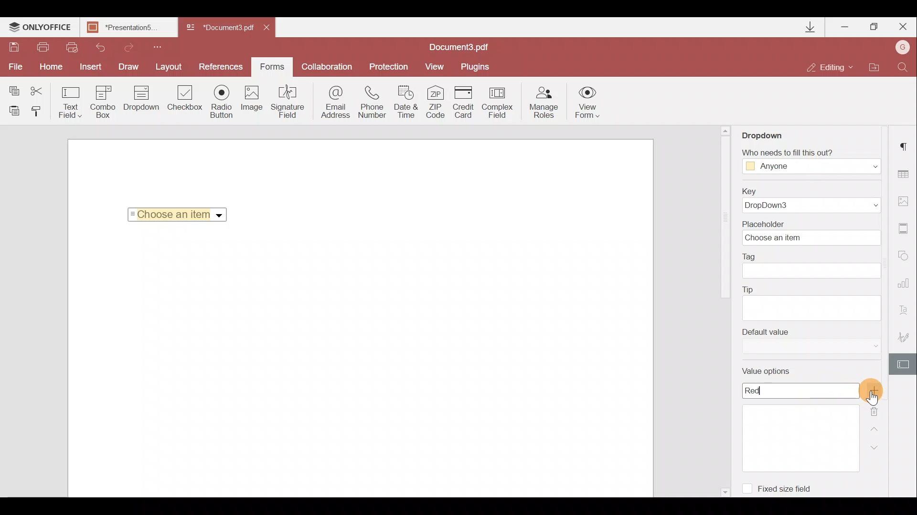 This screenshot has height=515, width=917. What do you see at coordinates (816, 267) in the screenshot?
I see `Tag` at bounding box center [816, 267].